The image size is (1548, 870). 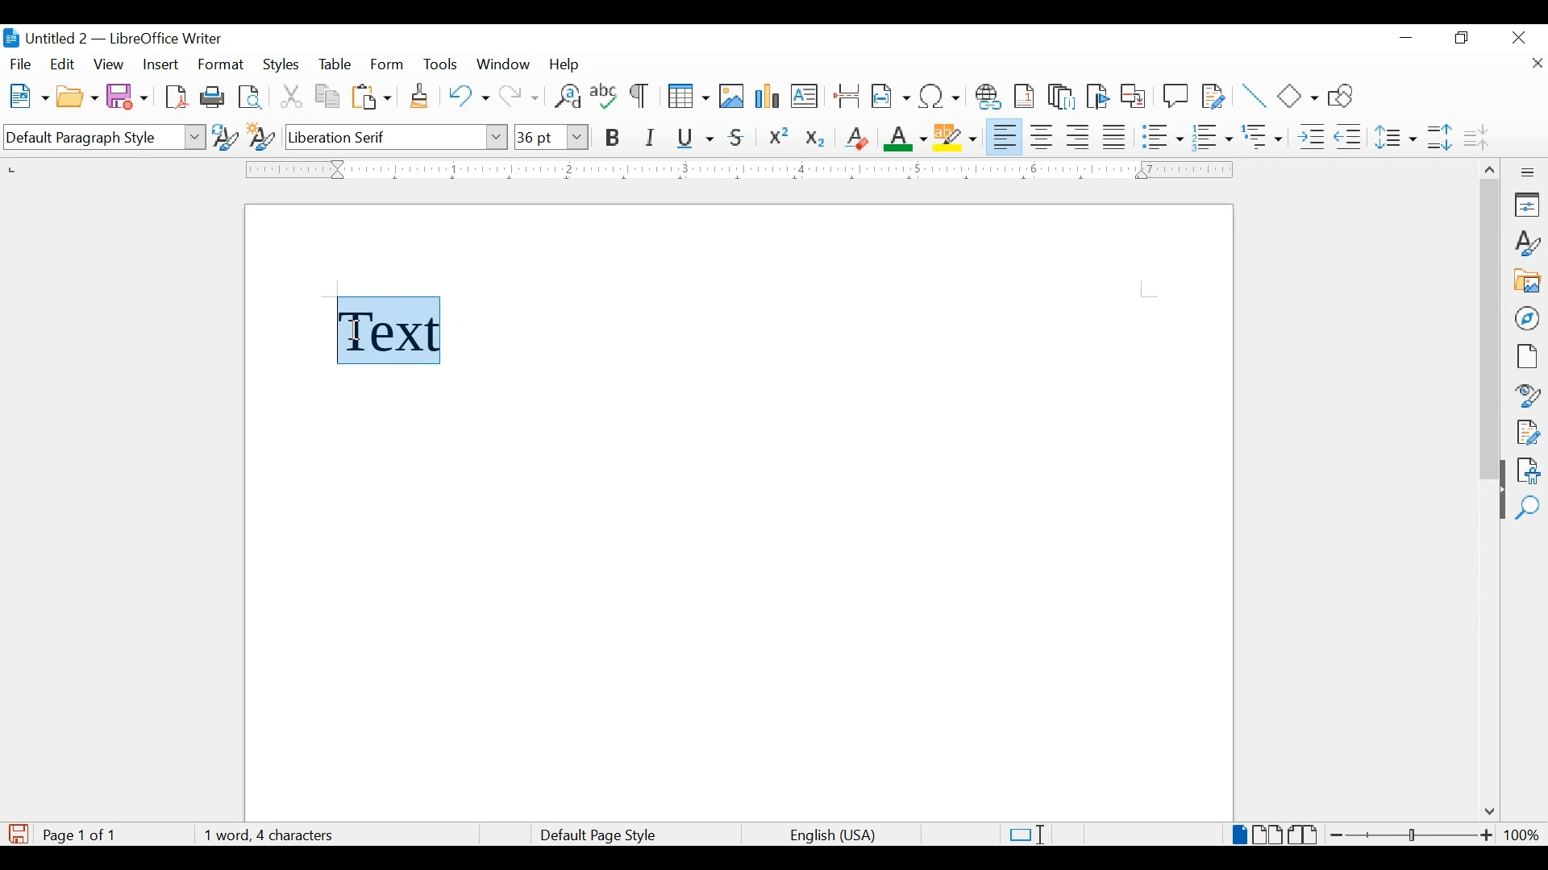 What do you see at coordinates (940, 95) in the screenshot?
I see `insert special characters` at bounding box center [940, 95].